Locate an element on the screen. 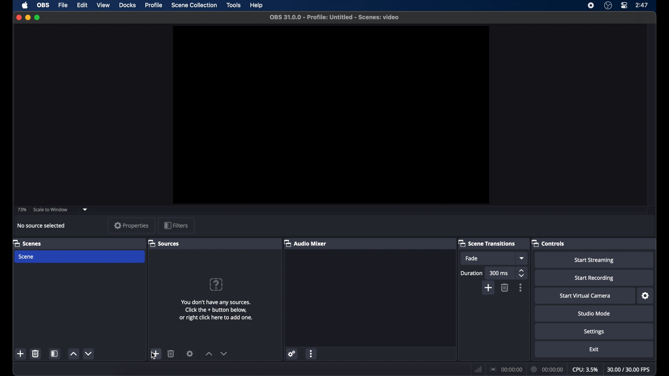  dropdown is located at coordinates (522, 258).